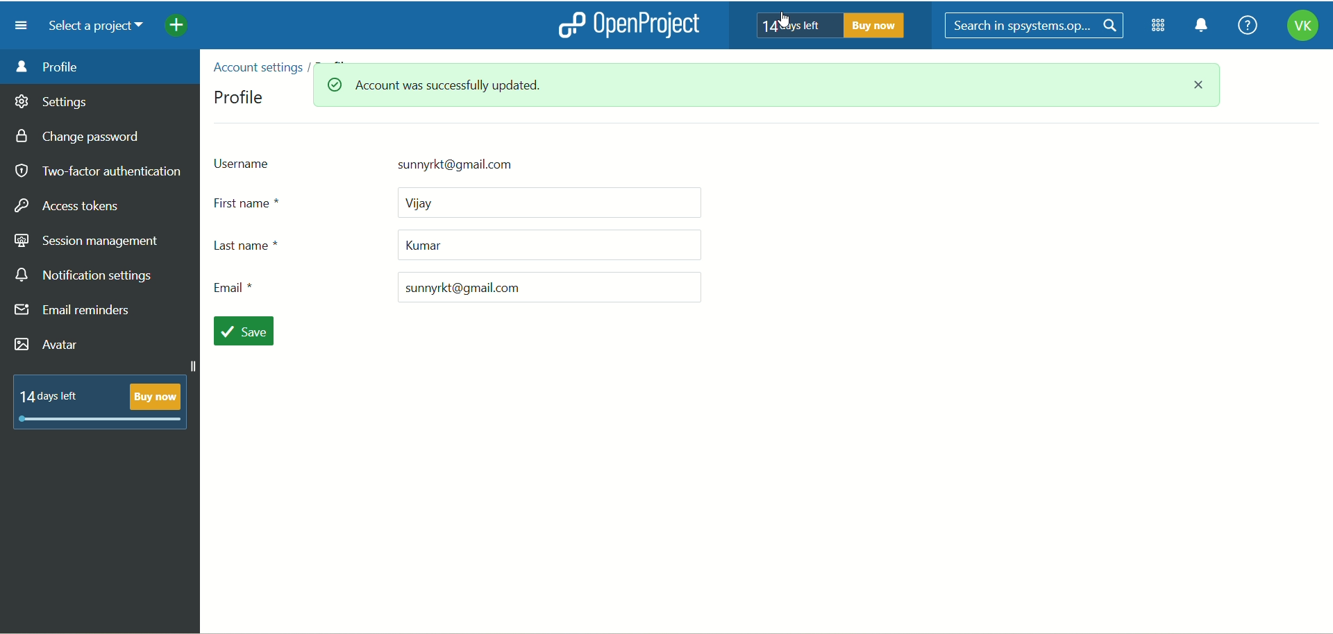  Describe the element at coordinates (1207, 28) in the screenshot. I see `notification` at that location.